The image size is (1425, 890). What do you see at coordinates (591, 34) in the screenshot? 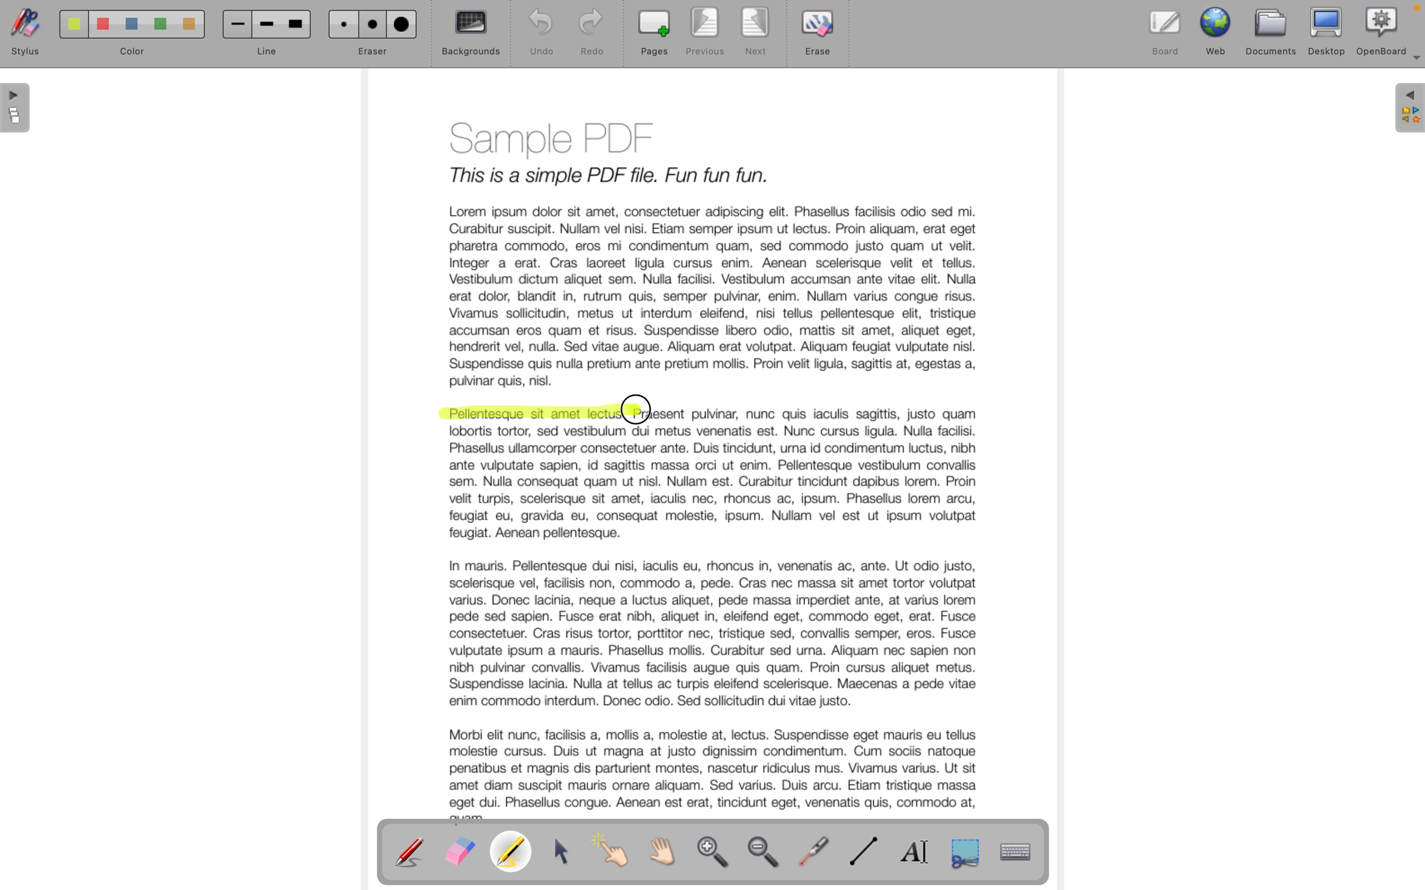
I see `redo` at bounding box center [591, 34].